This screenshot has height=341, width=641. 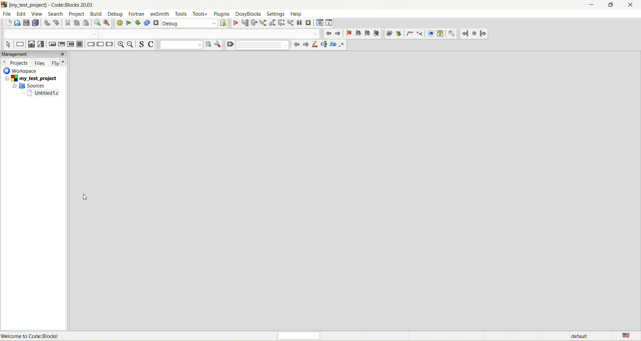 What do you see at coordinates (415, 33) in the screenshot?
I see `comments` at bounding box center [415, 33].